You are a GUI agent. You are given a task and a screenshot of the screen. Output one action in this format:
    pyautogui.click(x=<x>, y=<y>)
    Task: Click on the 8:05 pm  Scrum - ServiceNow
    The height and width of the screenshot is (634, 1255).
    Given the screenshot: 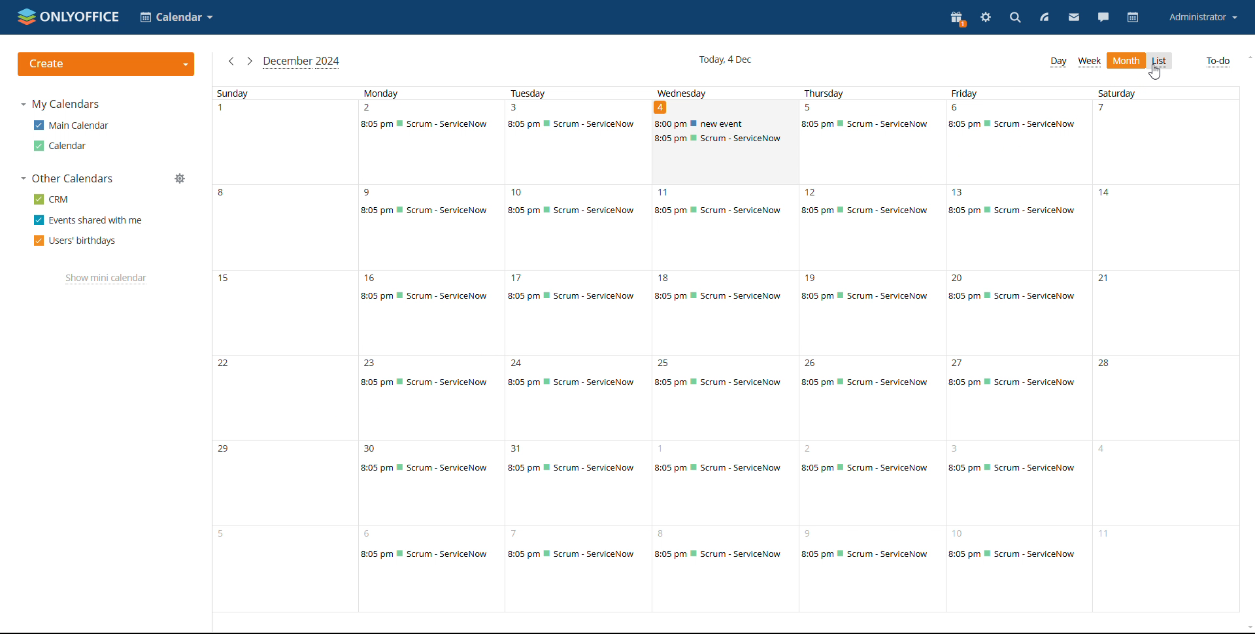 What is the action you would take?
    pyautogui.click(x=573, y=125)
    